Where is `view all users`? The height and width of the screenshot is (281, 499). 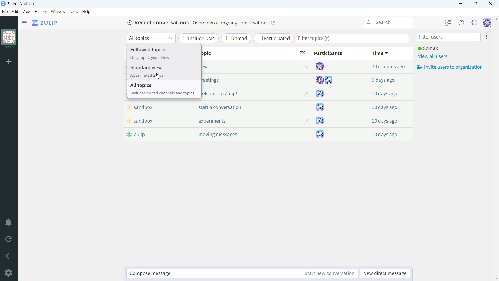 view all users is located at coordinates (434, 57).